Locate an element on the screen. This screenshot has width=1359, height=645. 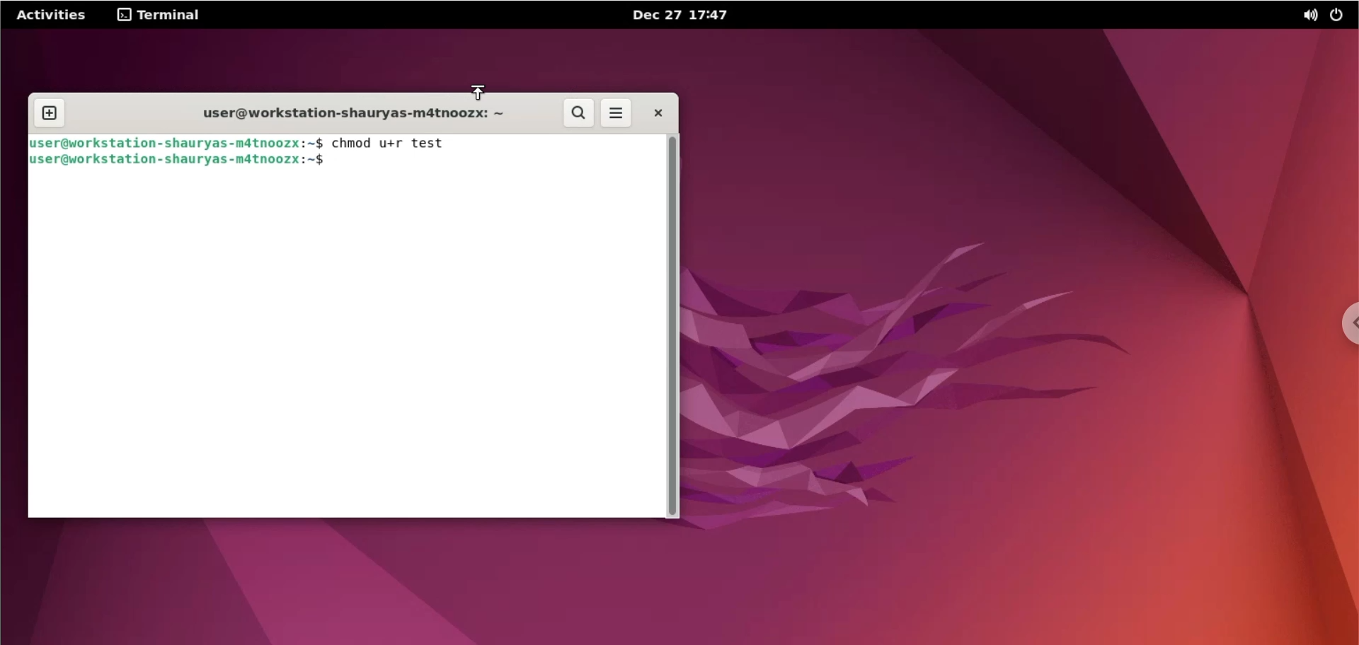
mouse pointer is located at coordinates (477, 93).